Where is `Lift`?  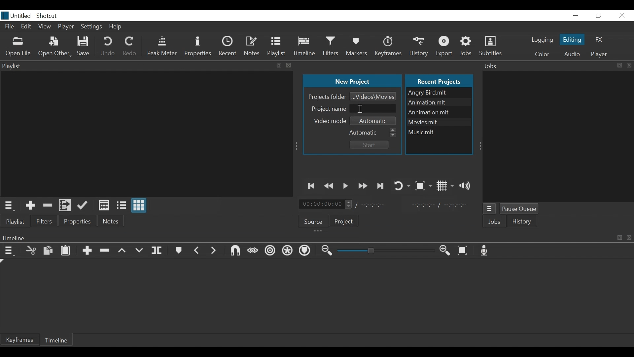
Lift is located at coordinates (123, 251).